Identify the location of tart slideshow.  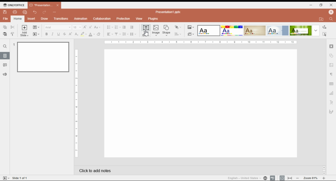
(6, 178).